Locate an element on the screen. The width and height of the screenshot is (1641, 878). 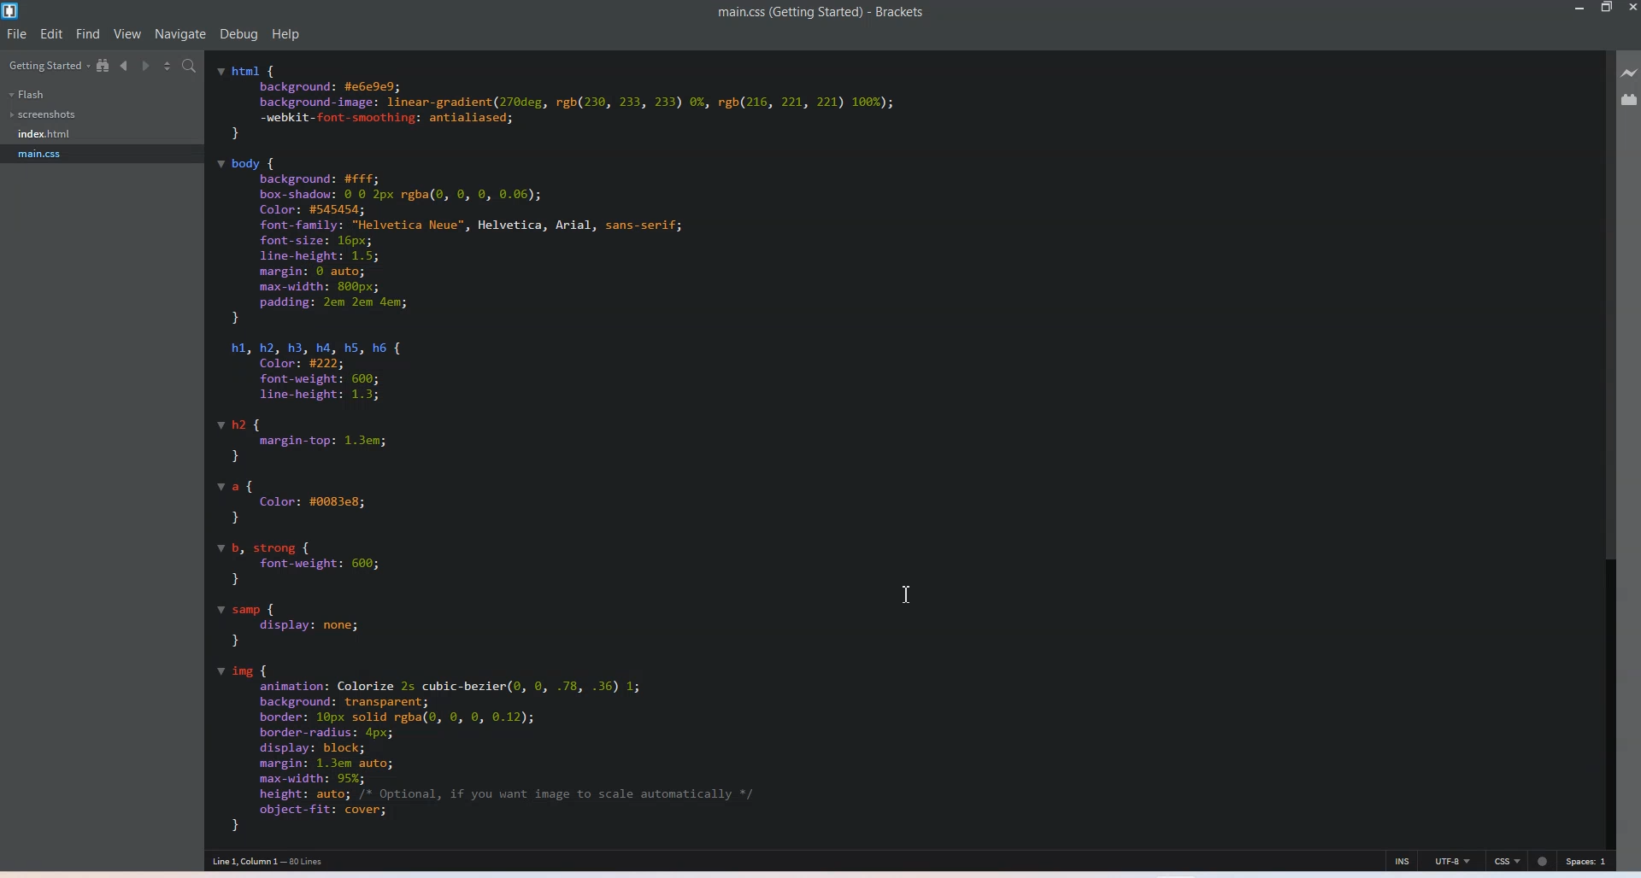
Help is located at coordinates (286, 35).